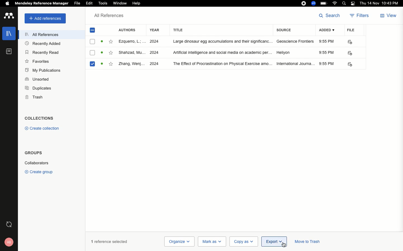 This screenshot has width=403, height=251. What do you see at coordinates (154, 30) in the screenshot?
I see `Year` at bounding box center [154, 30].